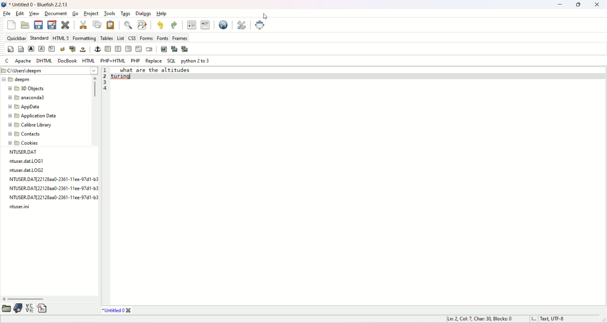 This screenshot has width=607, height=323. Describe the element at coordinates (223, 25) in the screenshot. I see `preview in browser` at that location.